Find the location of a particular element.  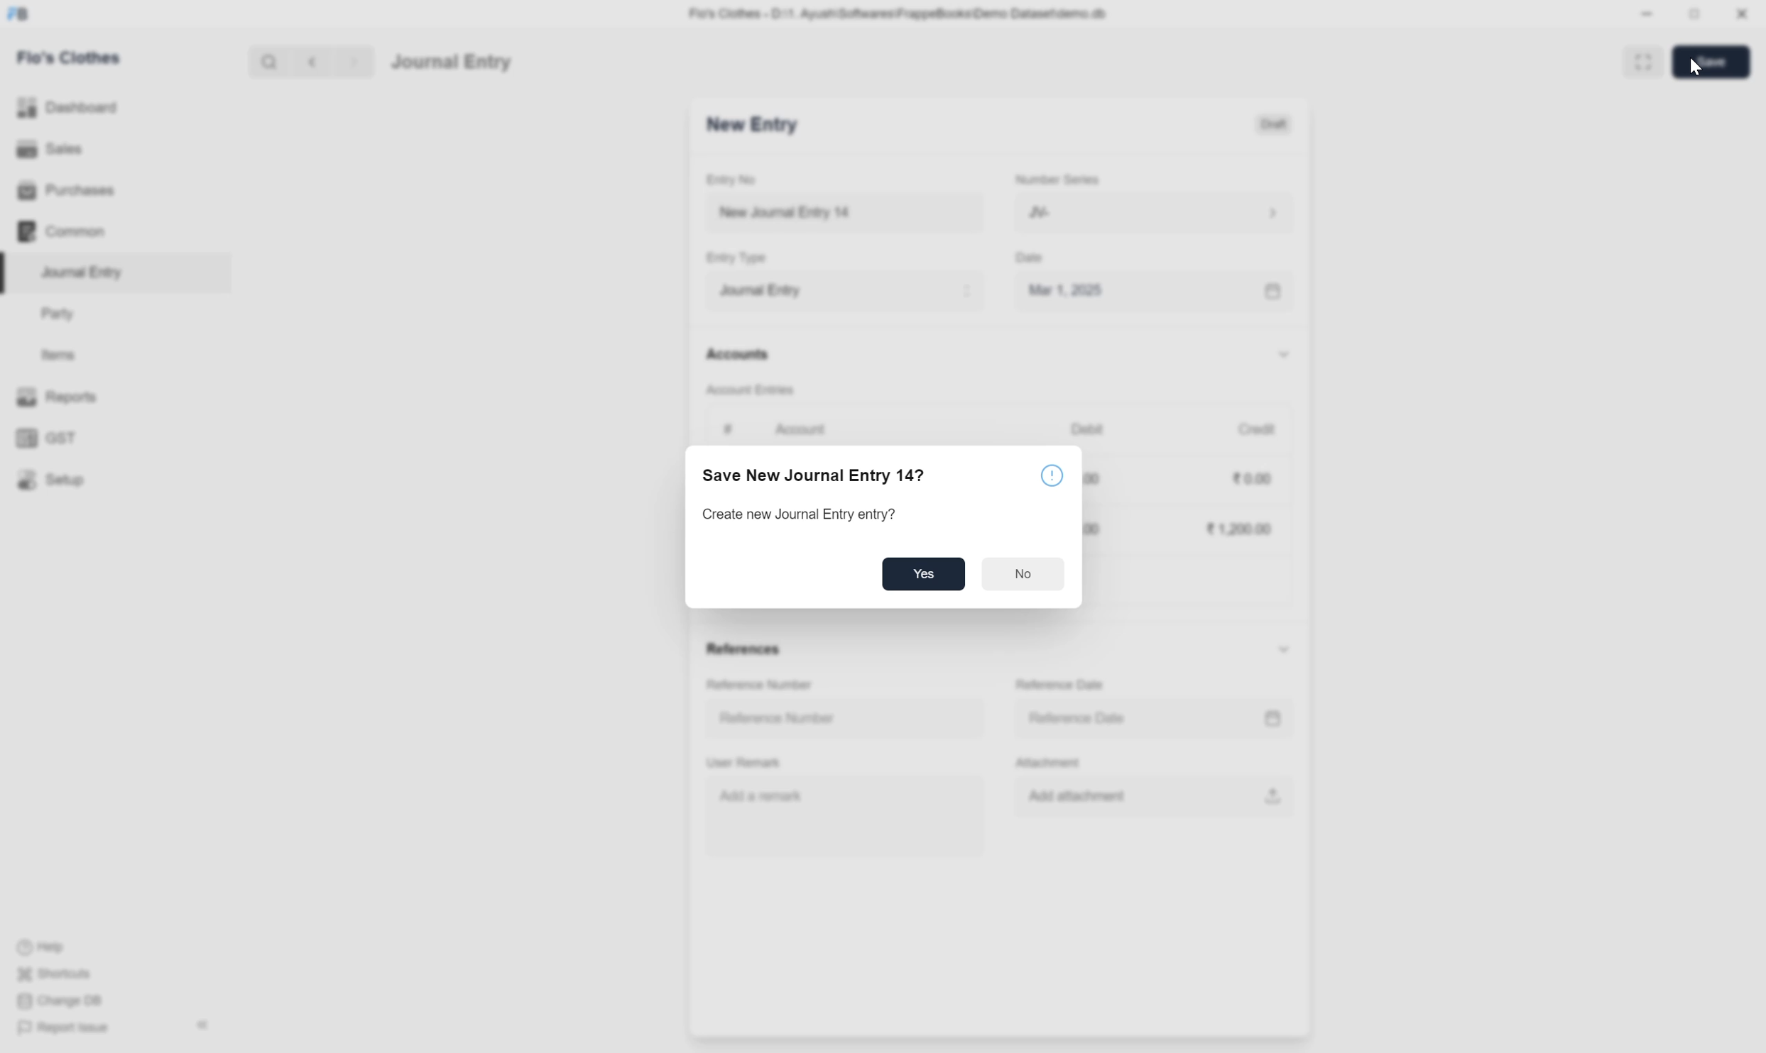

Entry Type is located at coordinates (741, 258).